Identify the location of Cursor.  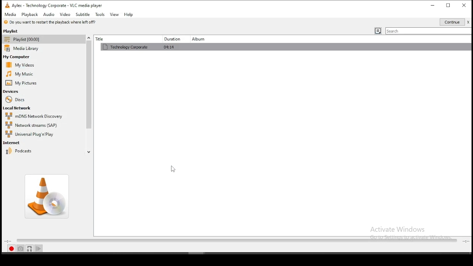
(173, 169).